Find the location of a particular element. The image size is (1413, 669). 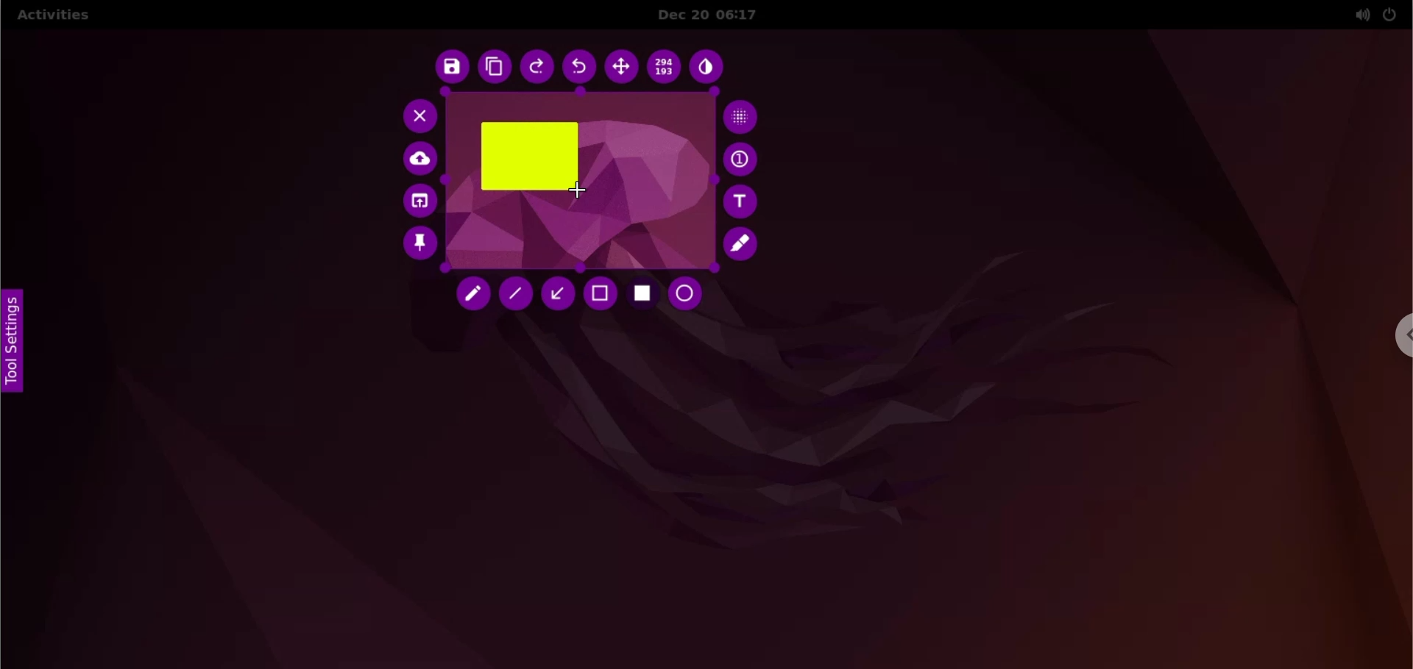

add text is located at coordinates (743, 201).